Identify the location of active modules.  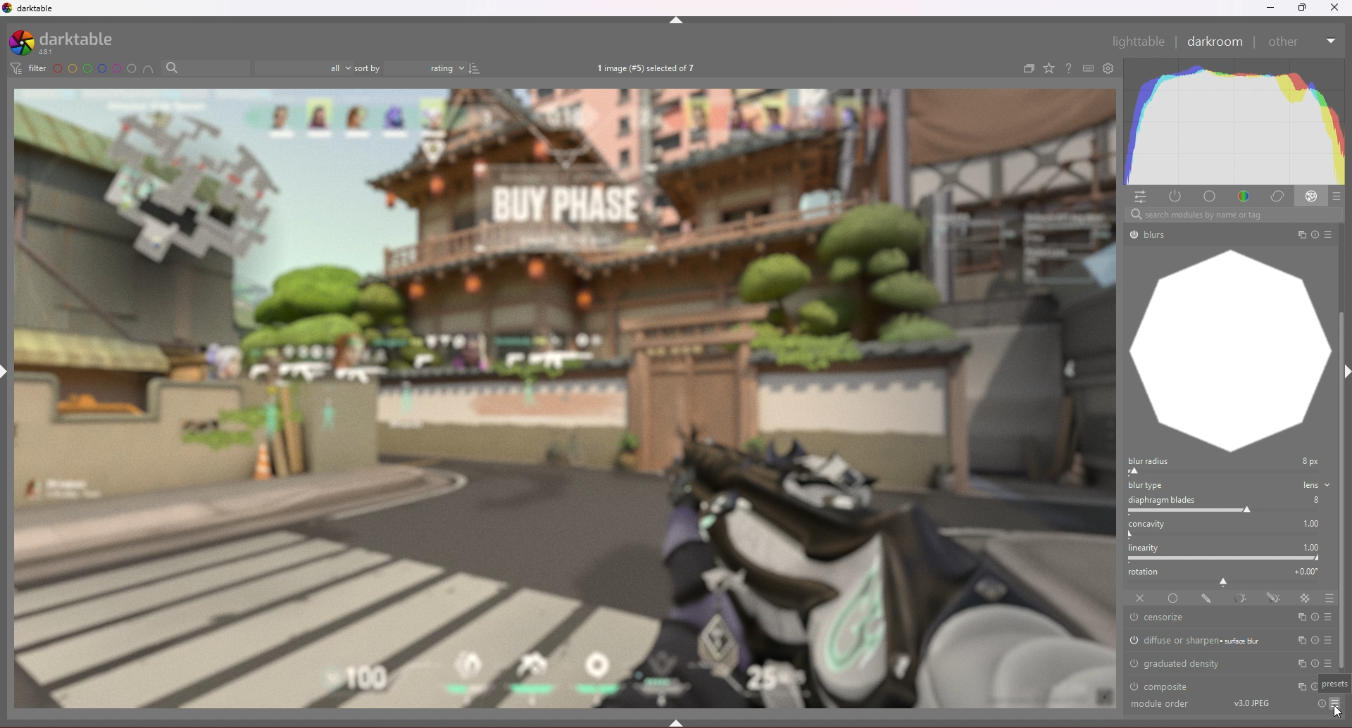
(1175, 196).